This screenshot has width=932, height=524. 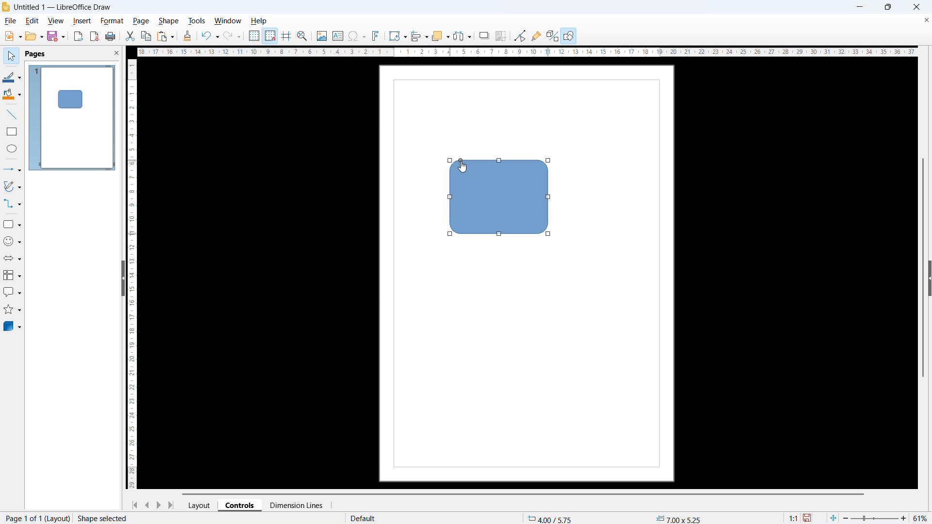 I want to click on Default, so click(x=365, y=518).